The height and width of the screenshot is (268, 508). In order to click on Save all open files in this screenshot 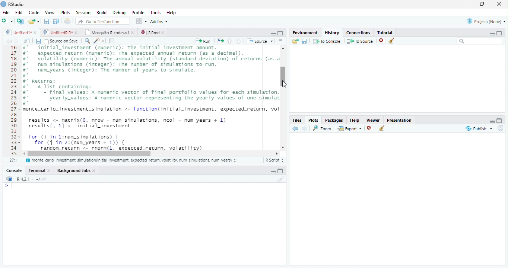, I will do `click(55, 21)`.